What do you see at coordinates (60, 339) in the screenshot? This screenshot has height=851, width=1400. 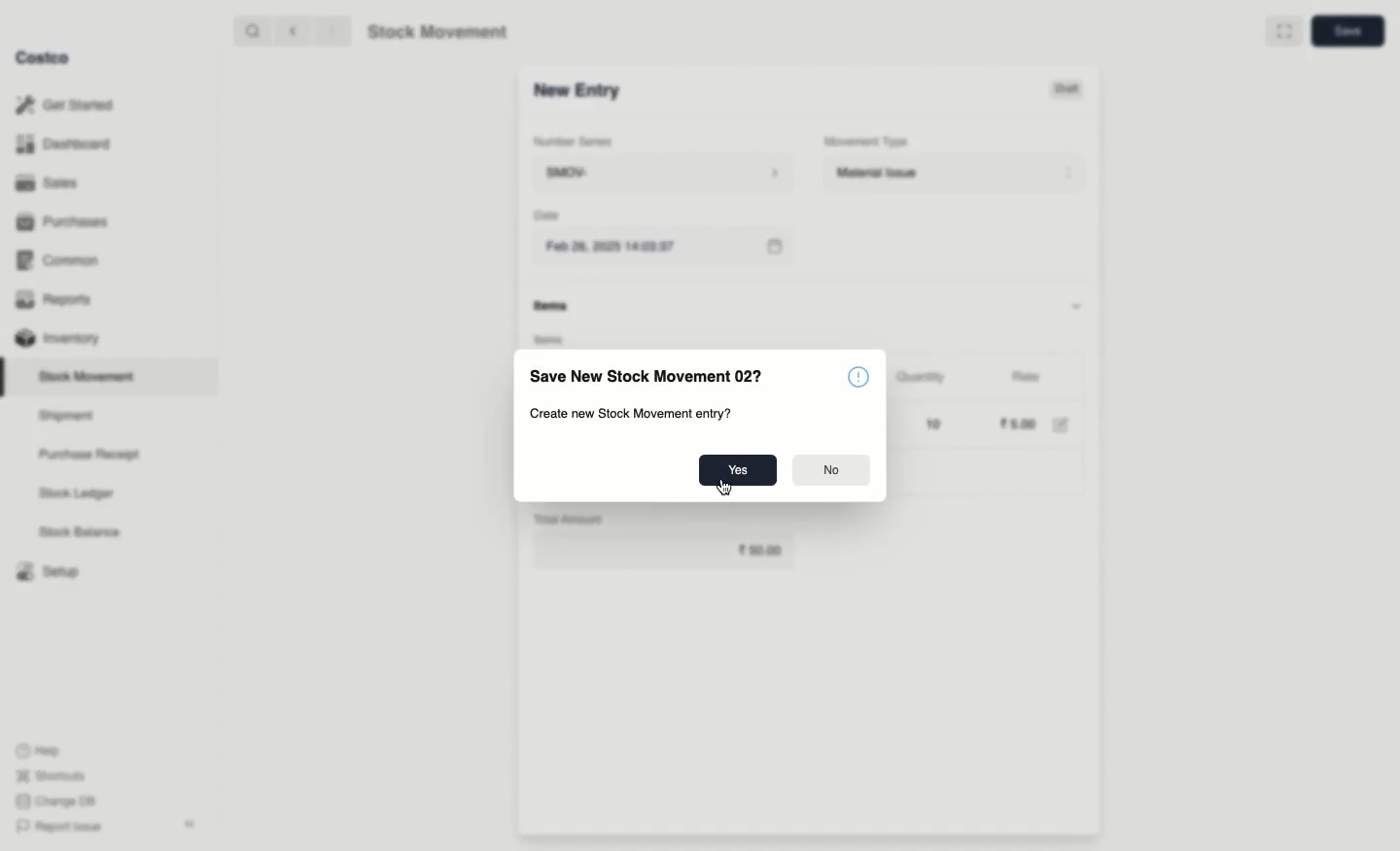 I see `Inventory` at bounding box center [60, 339].